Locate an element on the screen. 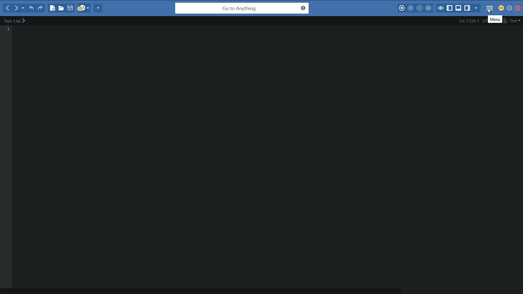 This screenshot has height=294, width=523. cursor is located at coordinates (491, 12).